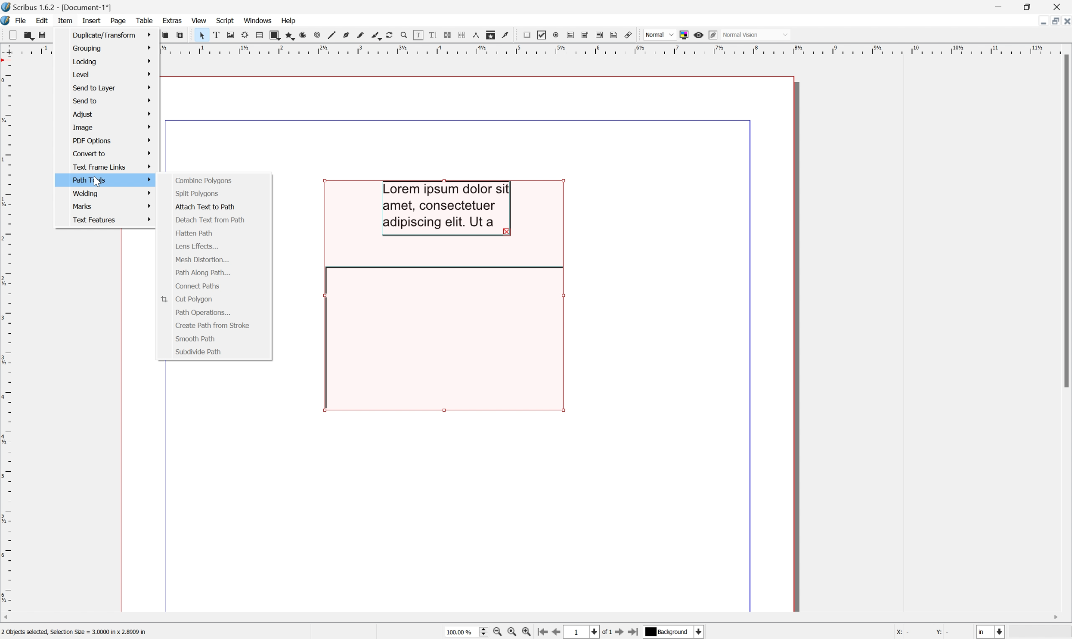 The image size is (1072, 639). I want to click on 2 Objects selected, Selection Size = 3.000 in × 2.8909 in, so click(75, 633).